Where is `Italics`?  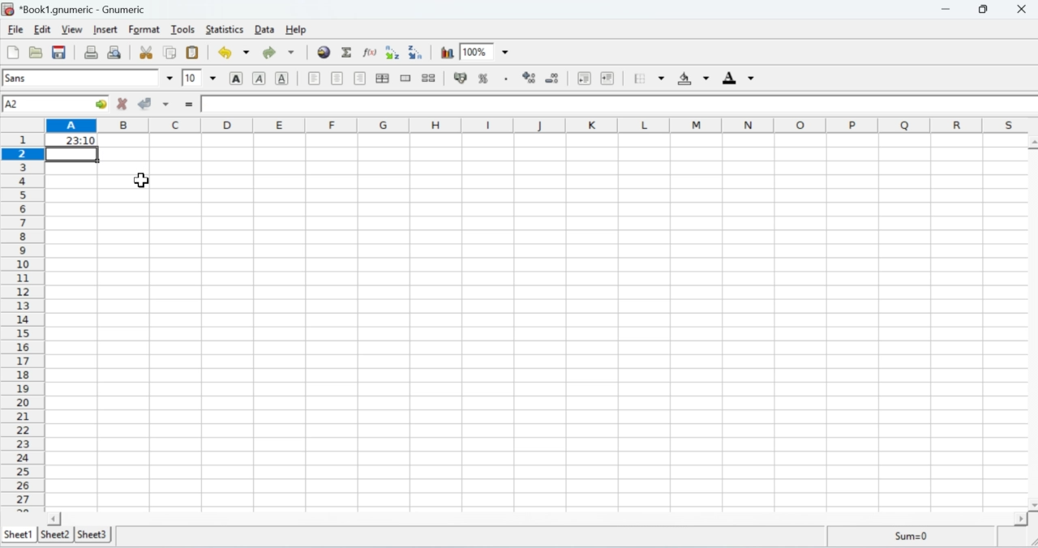
Italics is located at coordinates (259, 79).